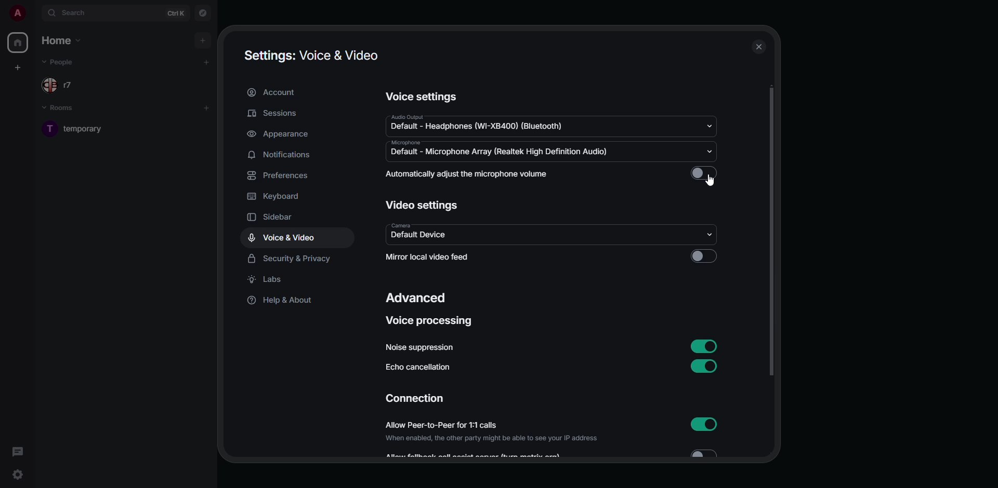 The width and height of the screenshot is (998, 488). I want to click on scroll bar, so click(771, 234).